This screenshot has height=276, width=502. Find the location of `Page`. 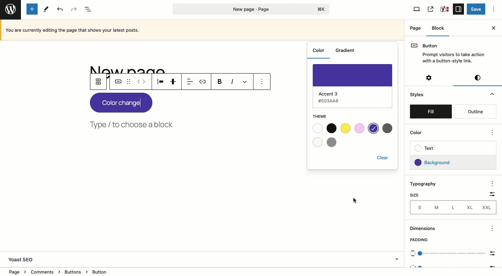

Page is located at coordinates (416, 28).